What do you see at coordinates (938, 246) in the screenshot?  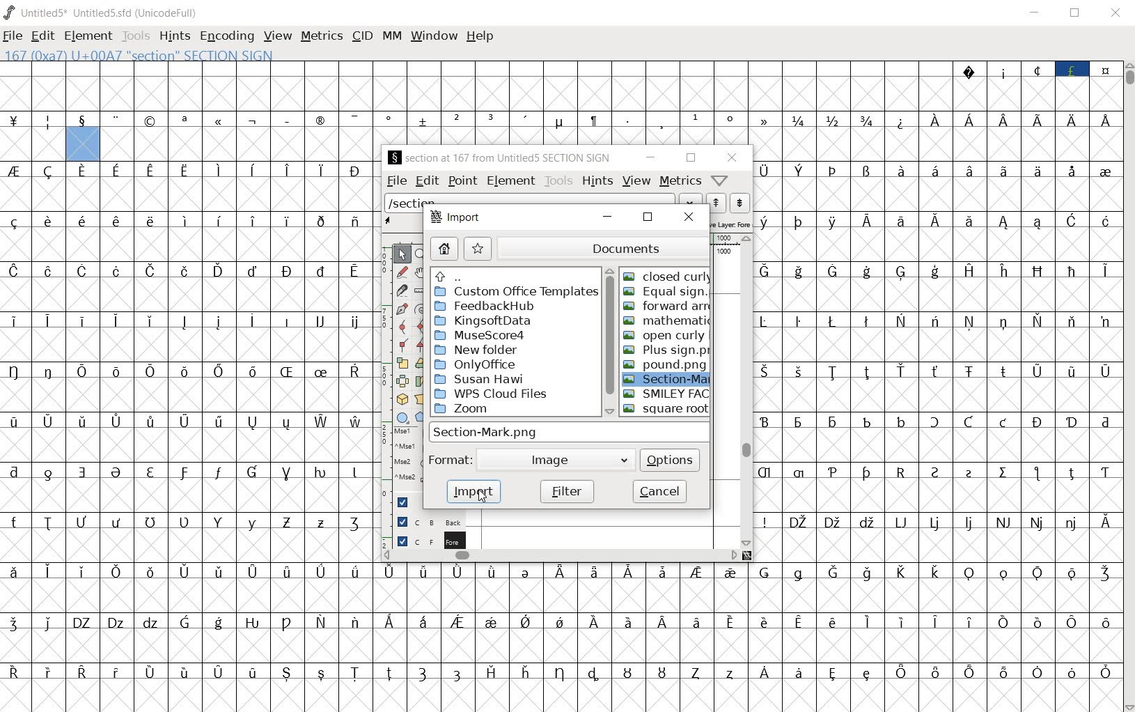 I see `empty cells` at bounding box center [938, 246].